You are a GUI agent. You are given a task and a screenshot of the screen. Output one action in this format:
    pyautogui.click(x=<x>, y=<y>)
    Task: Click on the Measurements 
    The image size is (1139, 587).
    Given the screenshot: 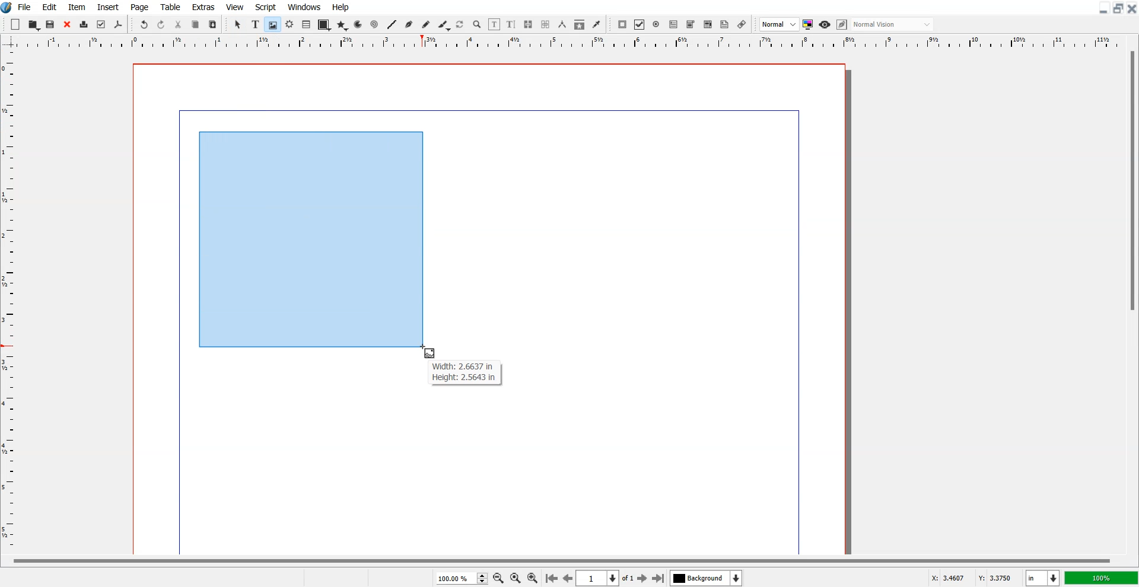 What is the action you would take?
    pyautogui.click(x=562, y=24)
    